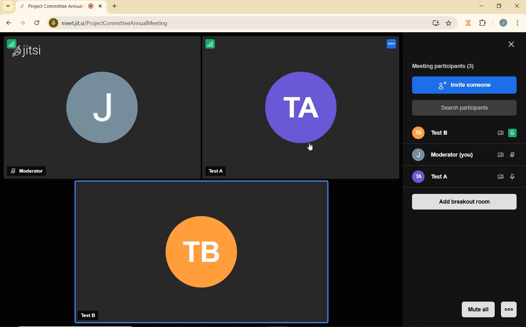 The width and height of the screenshot is (526, 327). I want to click on Test A, so click(440, 178).